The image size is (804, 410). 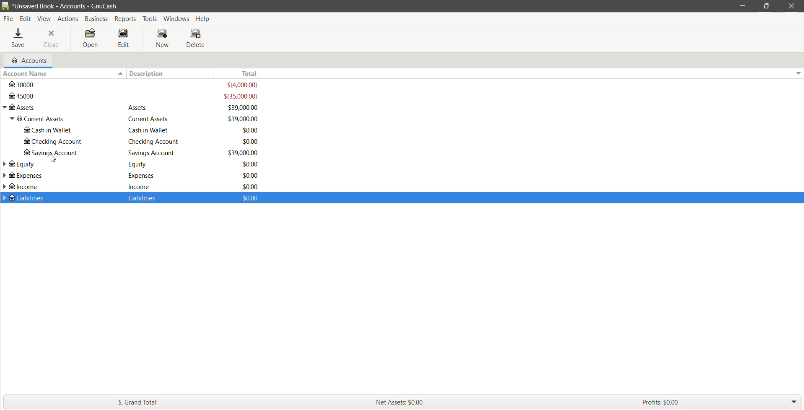 What do you see at coordinates (63, 95) in the screenshot?
I see `45000` at bounding box center [63, 95].